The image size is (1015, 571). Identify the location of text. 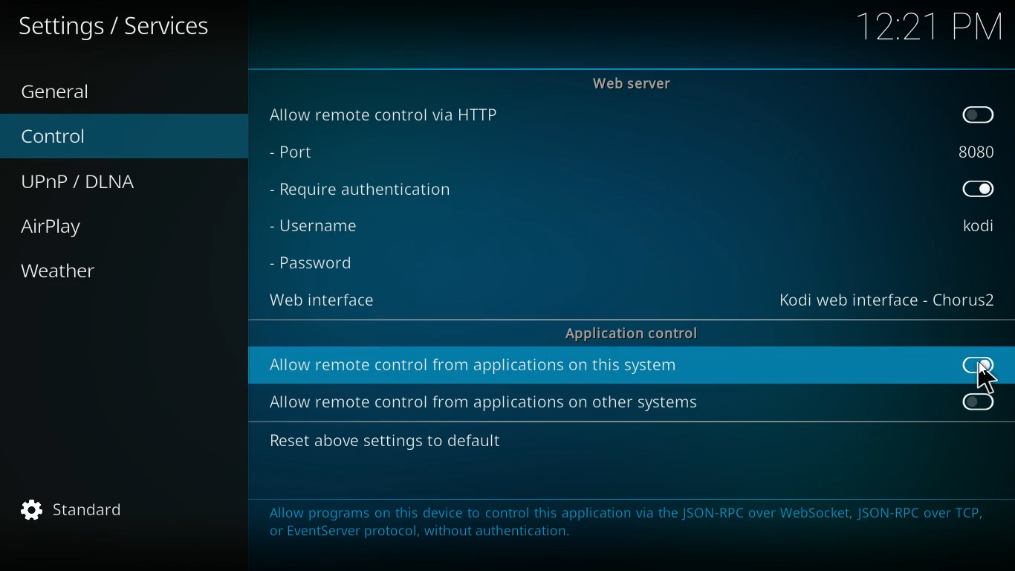
(129, 26).